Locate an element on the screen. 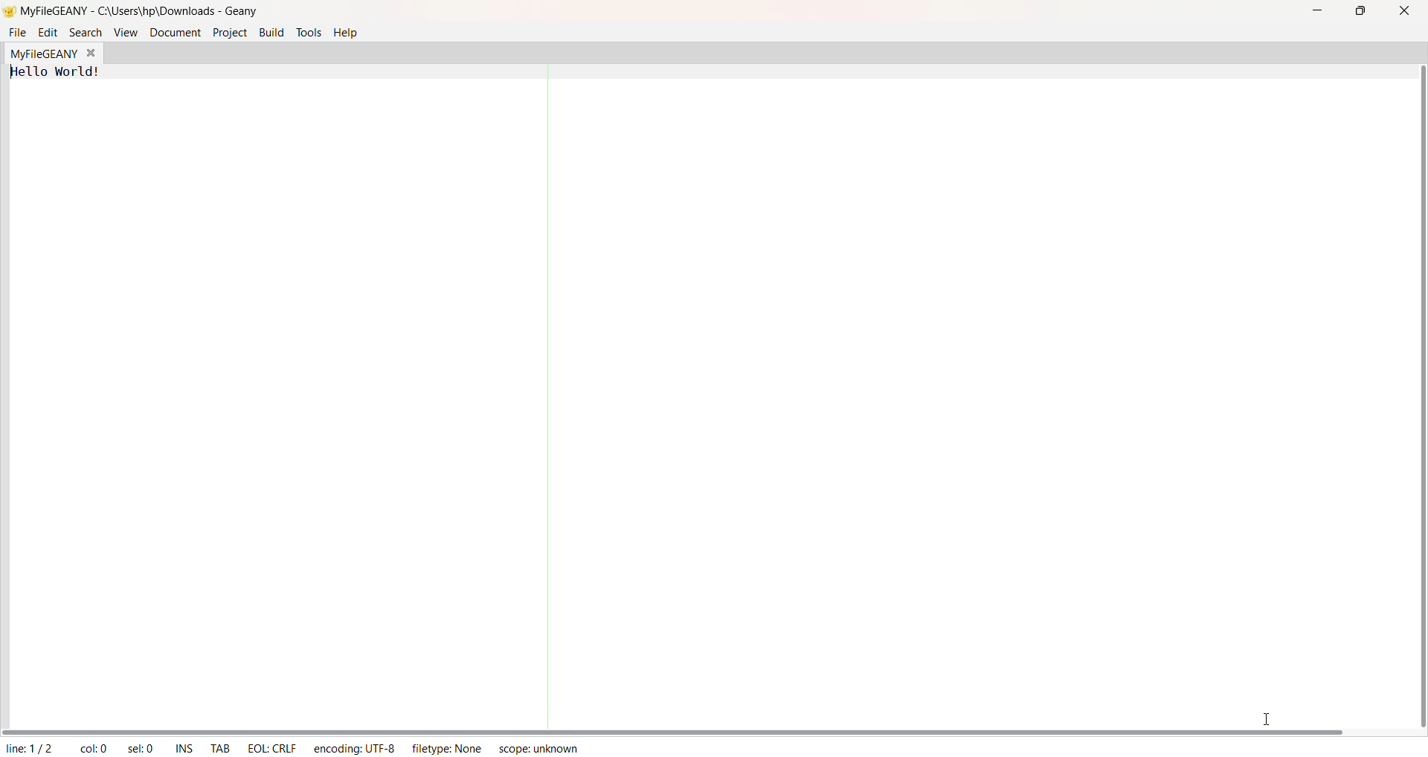 This screenshot has height=757, width=1428. Minimize is located at coordinates (1313, 11).